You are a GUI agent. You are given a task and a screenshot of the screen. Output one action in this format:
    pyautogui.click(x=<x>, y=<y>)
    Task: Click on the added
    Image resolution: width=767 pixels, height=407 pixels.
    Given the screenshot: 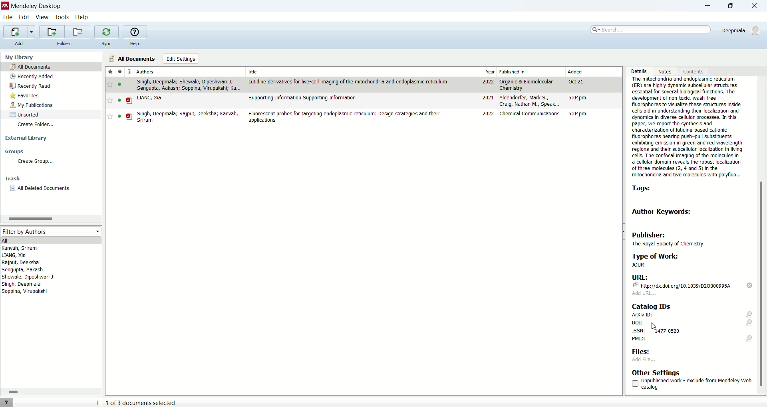 What is the action you would take?
    pyautogui.click(x=575, y=71)
    